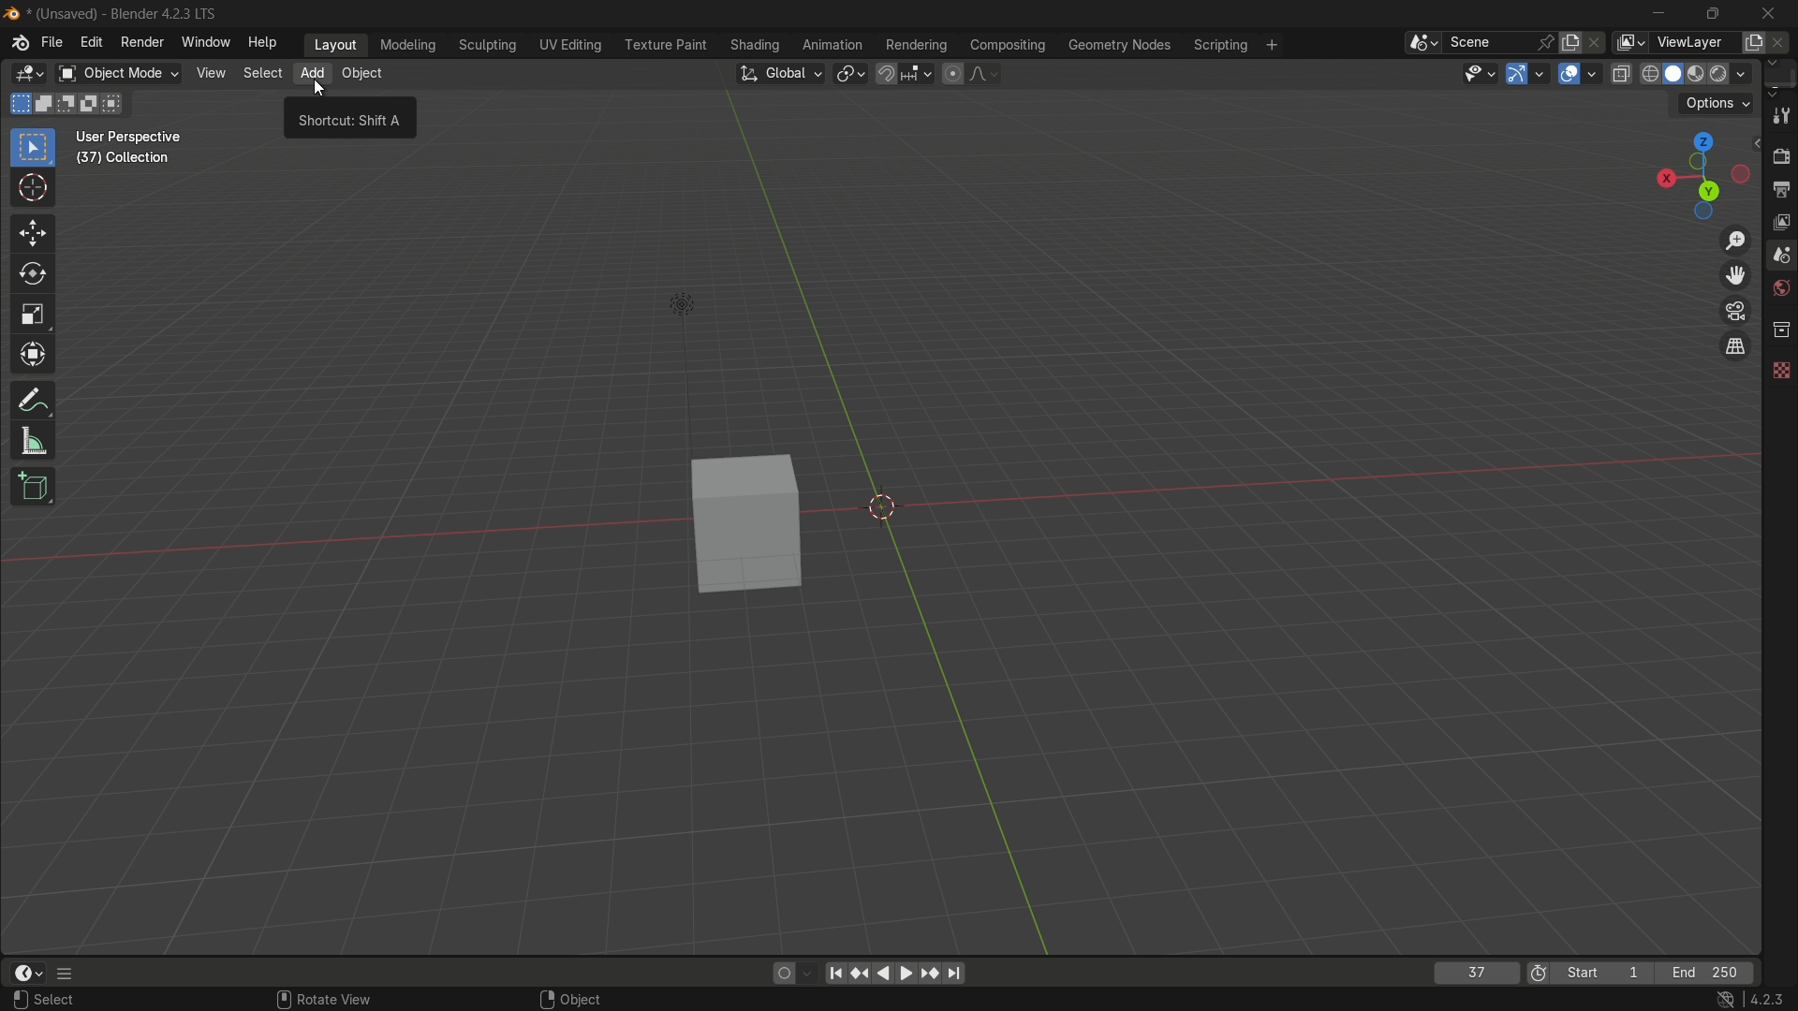 This screenshot has width=1798, height=1011. What do you see at coordinates (13, 46) in the screenshot?
I see `logo` at bounding box center [13, 46].